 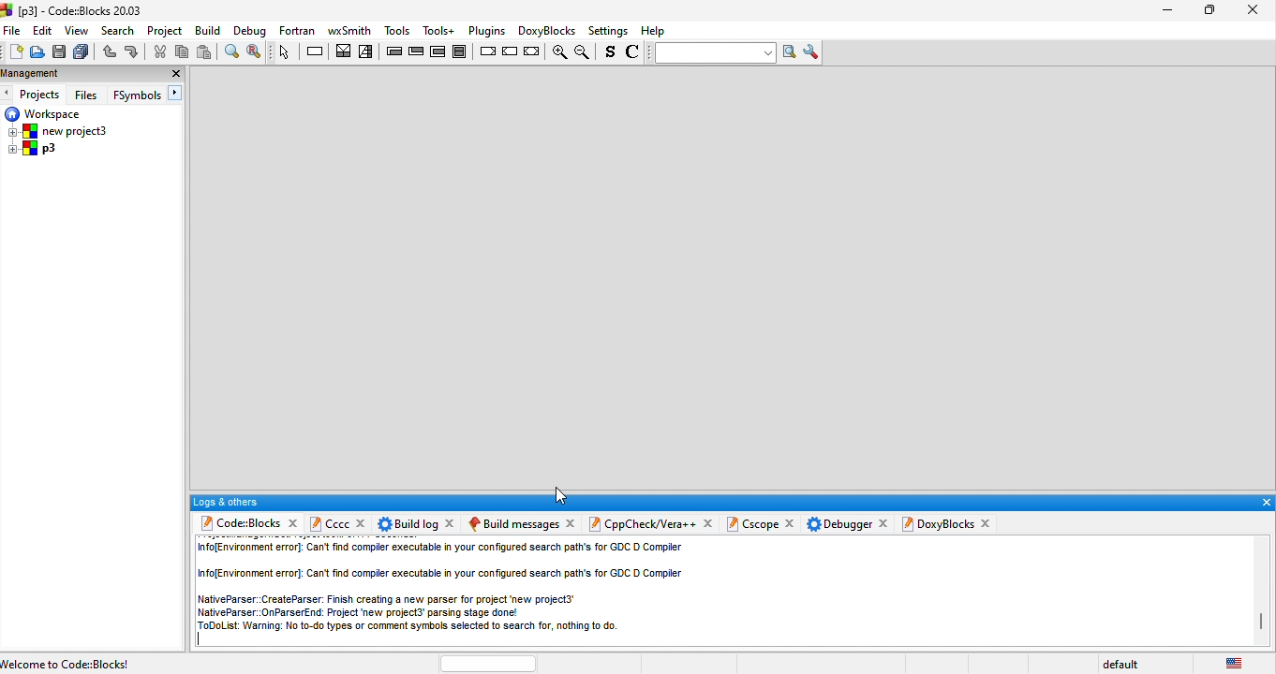 What do you see at coordinates (488, 663) in the screenshot?
I see `horizontal scroll bar` at bounding box center [488, 663].